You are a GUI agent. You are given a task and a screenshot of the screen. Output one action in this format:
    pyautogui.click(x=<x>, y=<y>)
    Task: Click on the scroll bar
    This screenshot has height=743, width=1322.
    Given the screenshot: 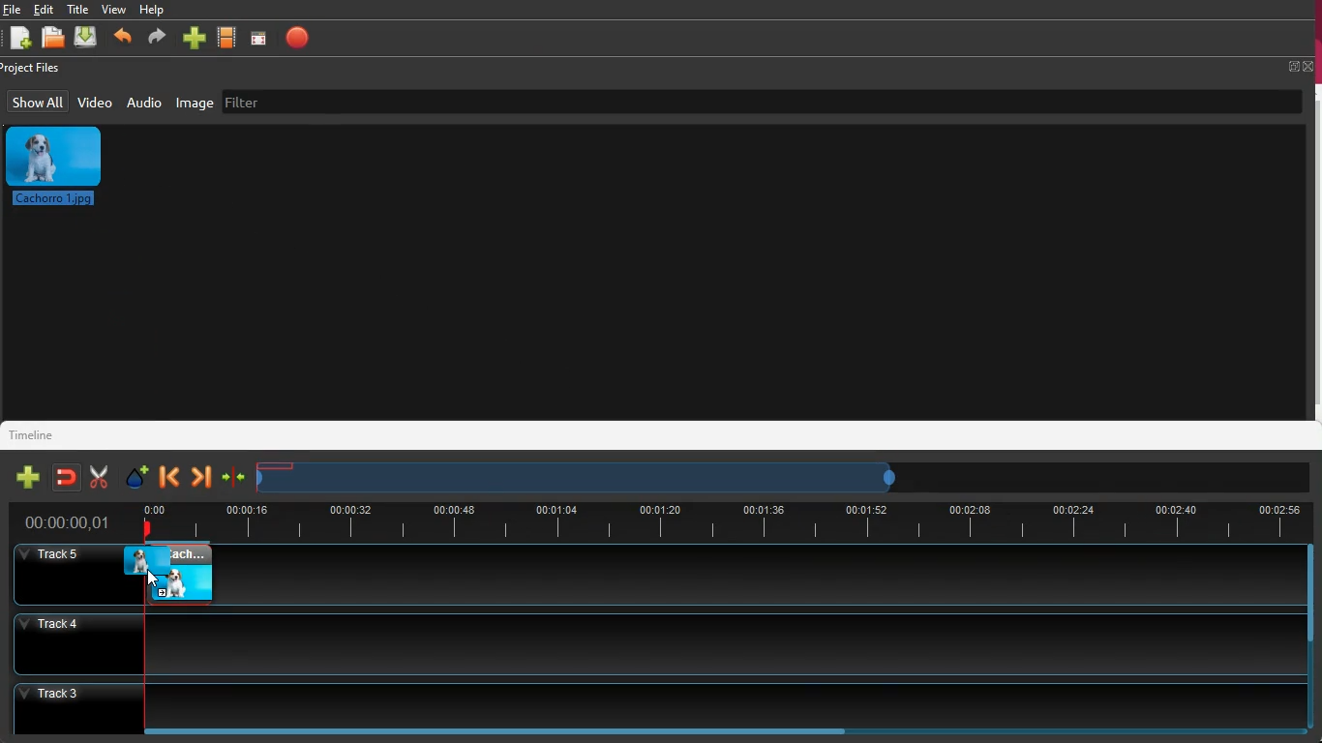 What is the action you would take?
    pyautogui.click(x=1307, y=595)
    